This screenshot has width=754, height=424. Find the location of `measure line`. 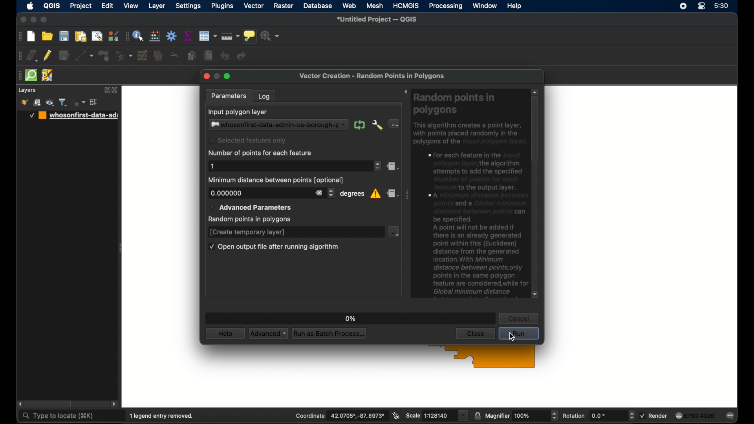

measure line is located at coordinates (230, 37).